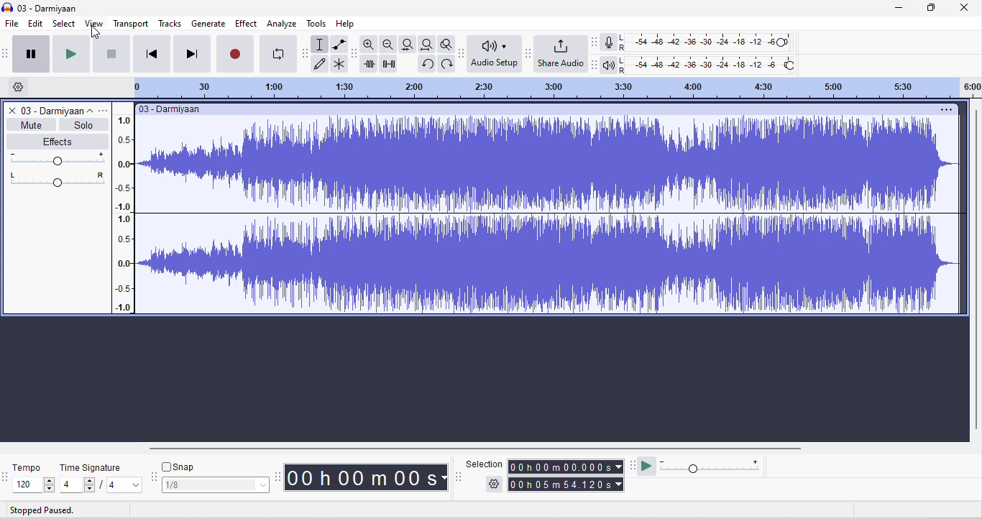 The image size is (982, 519). What do you see at coordinates (426, 44) in the screenshot?
I see `fit to project width` at bounding box center [426, 44].